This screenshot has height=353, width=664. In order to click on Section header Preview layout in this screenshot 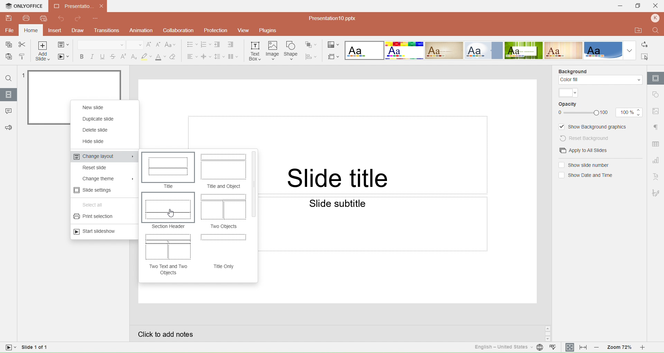, I will do `click(168, 207)`.